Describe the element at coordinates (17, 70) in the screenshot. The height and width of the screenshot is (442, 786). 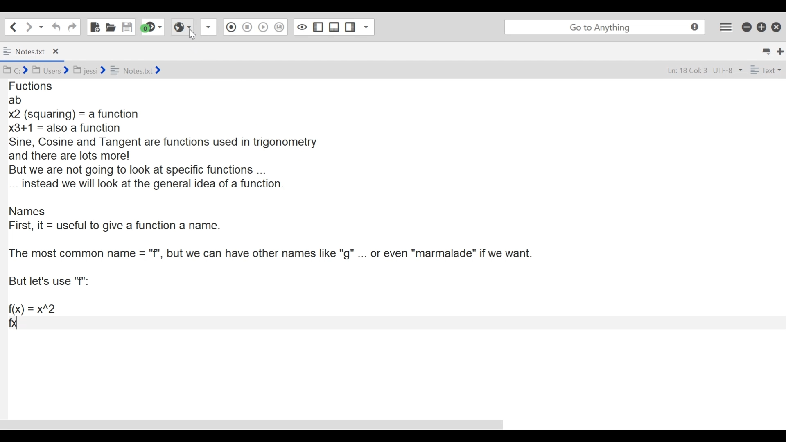
I see `c:` at that location.